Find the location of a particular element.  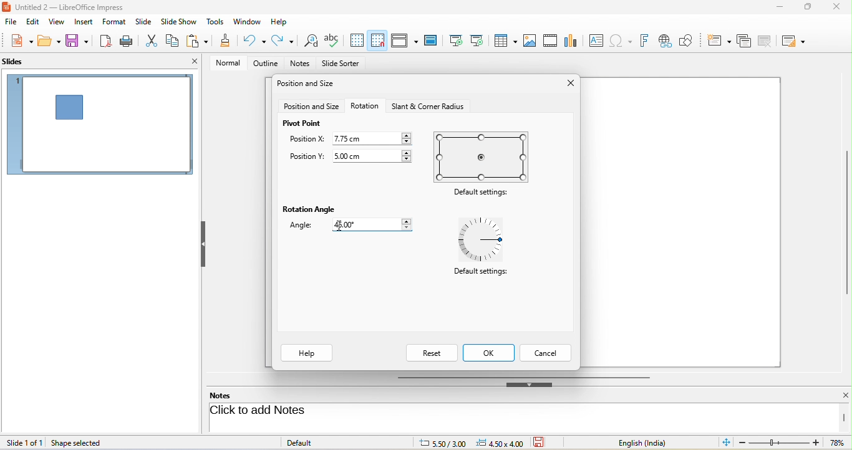

pivot point is located at coordinates (303, 123).